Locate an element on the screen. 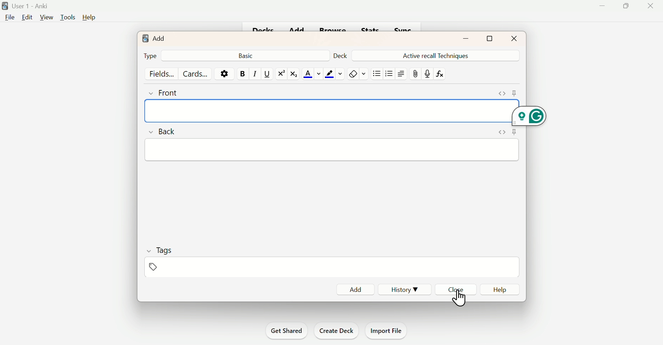 The image size is (663, 345). Text Alignment is located at coordinates (400, 73).